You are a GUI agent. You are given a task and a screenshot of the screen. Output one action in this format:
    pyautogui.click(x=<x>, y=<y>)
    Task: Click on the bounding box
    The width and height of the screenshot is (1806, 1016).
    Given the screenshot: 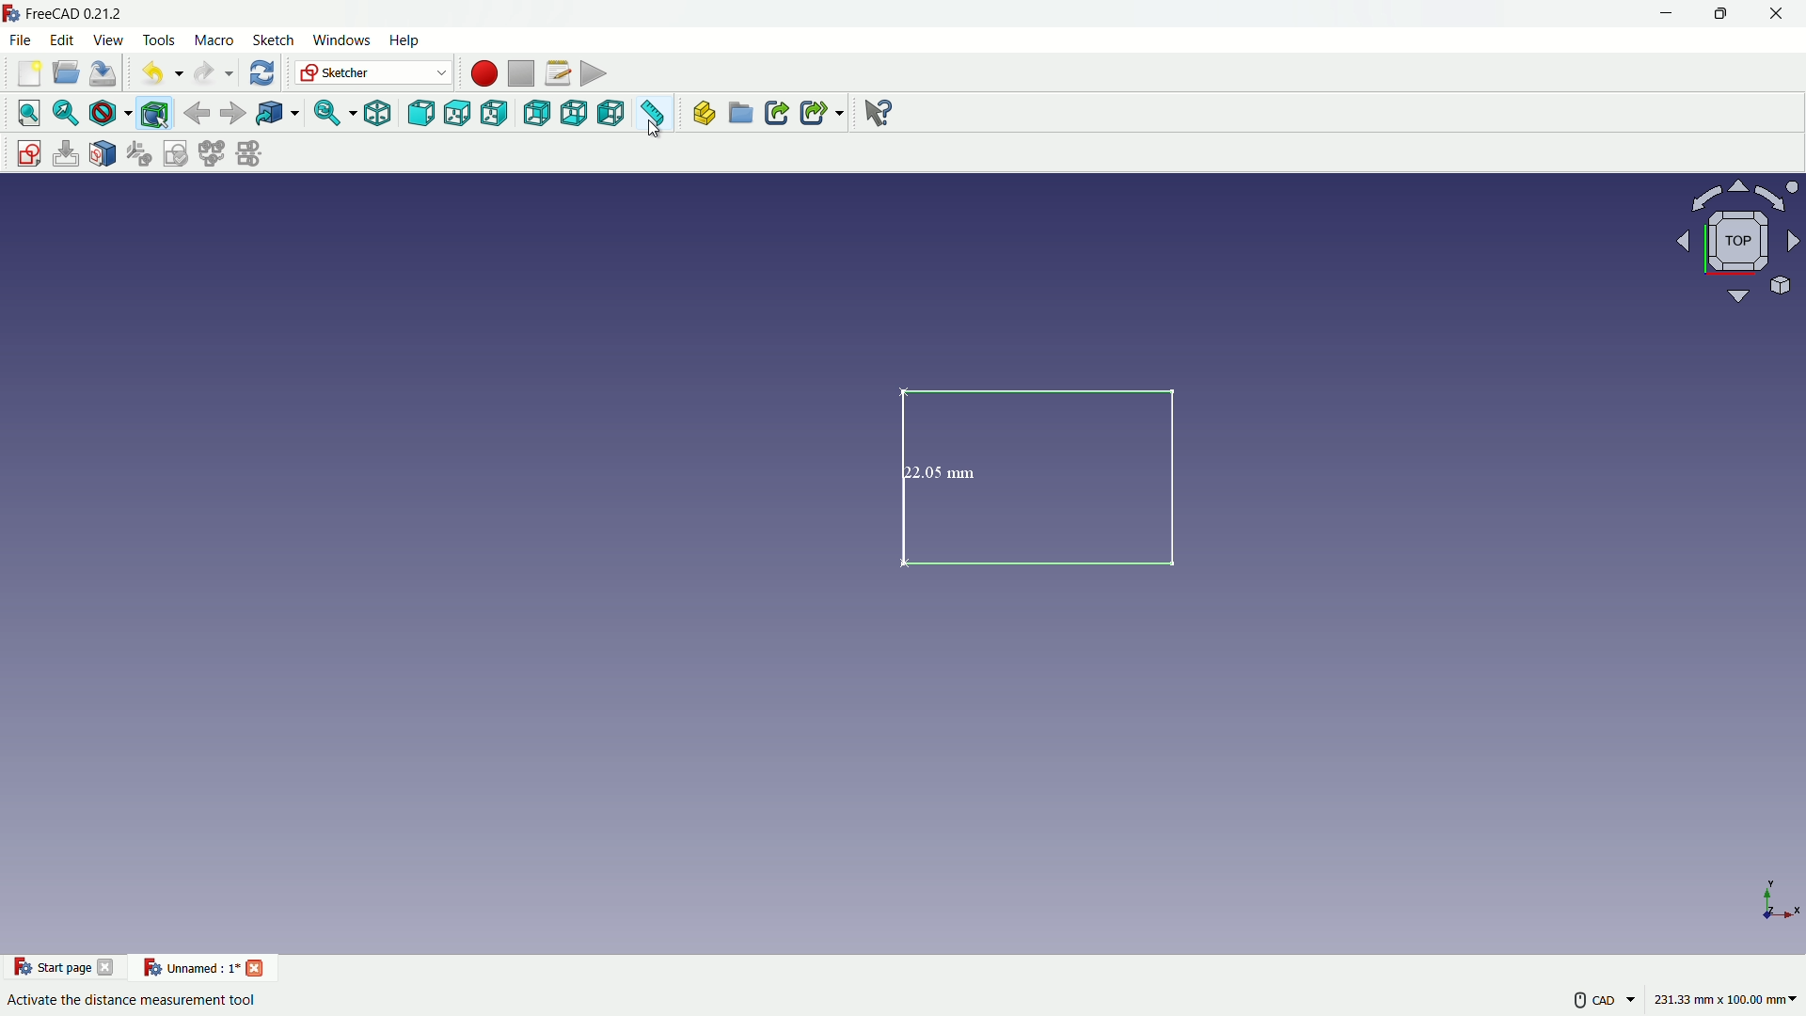 What is the action you would take?
    pyautogui.click(x=157, y=113)
    